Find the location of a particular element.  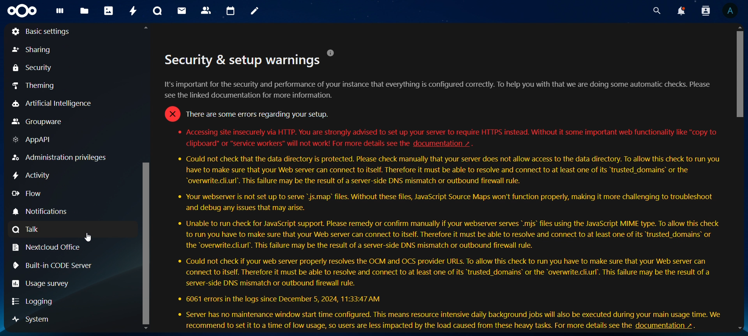

It's important for the security and performance of your instance that everything is configured correctly. To help you with that we are doing some automatic checks. Please
see the linked documentation for more information. is located at coordinates (436, 89).